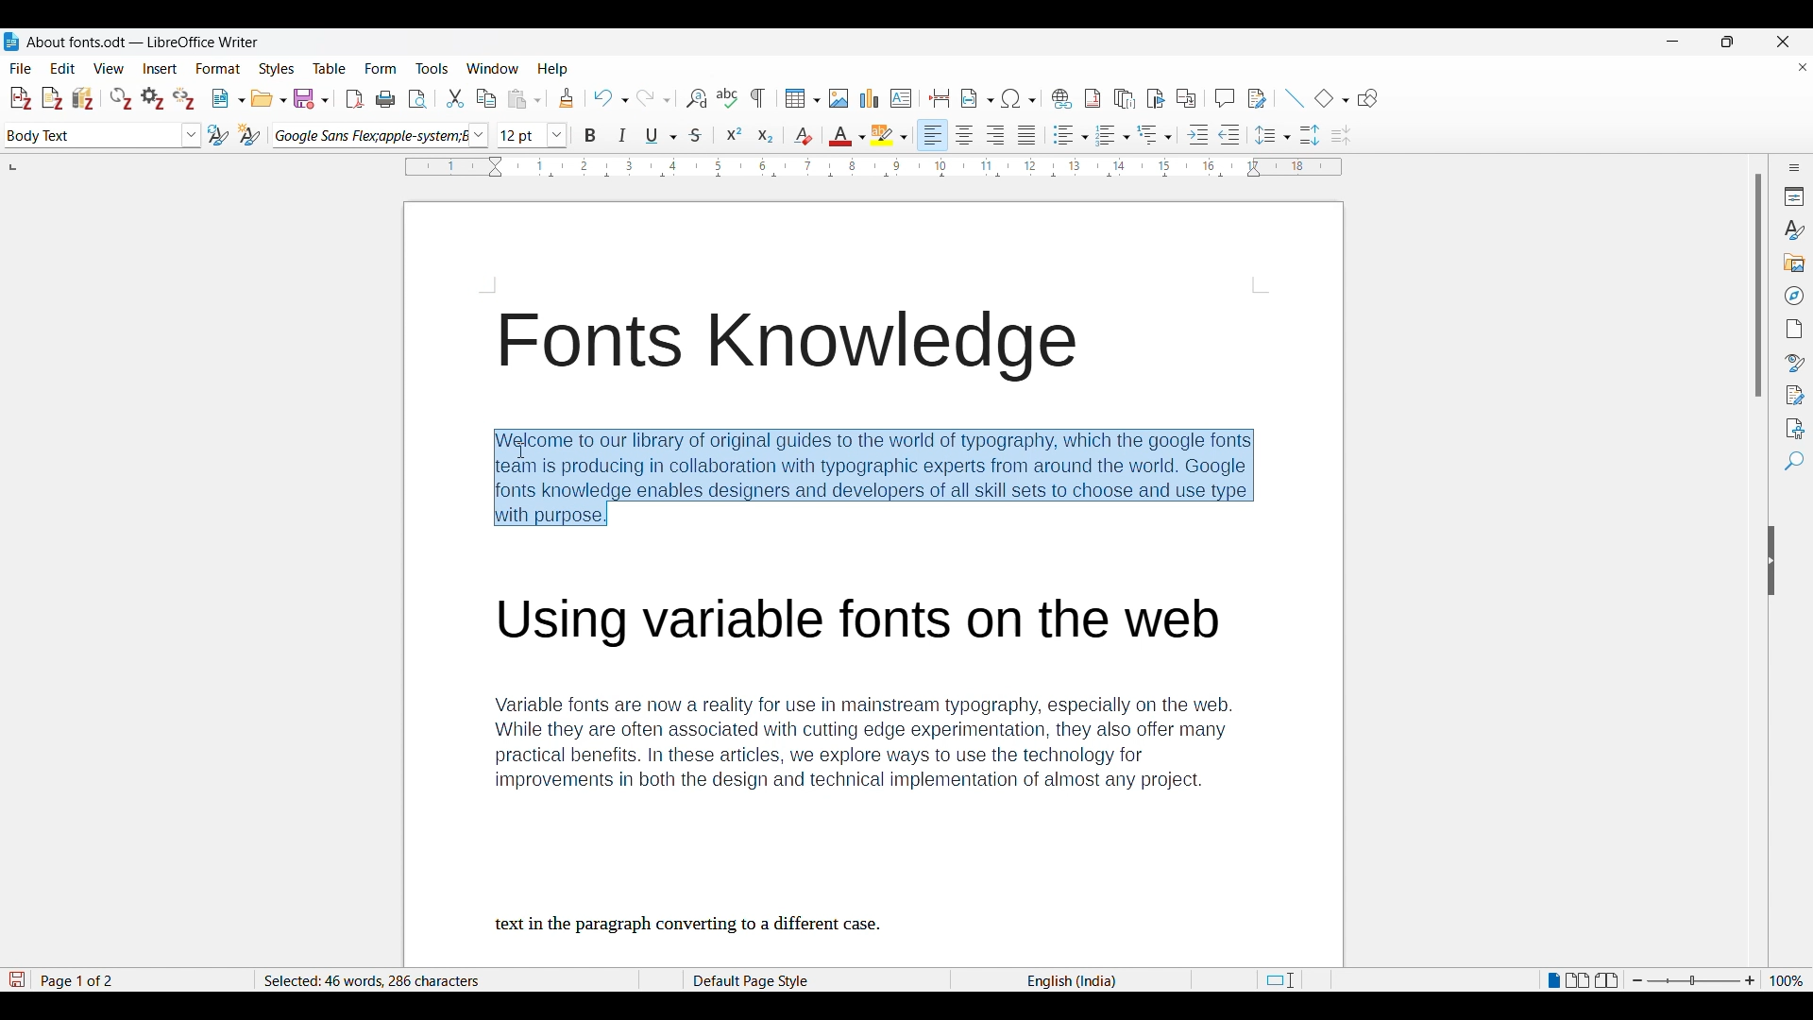  Describe the element at coordinates (1795, 329) in the screenshot. I see `Page` at that location.